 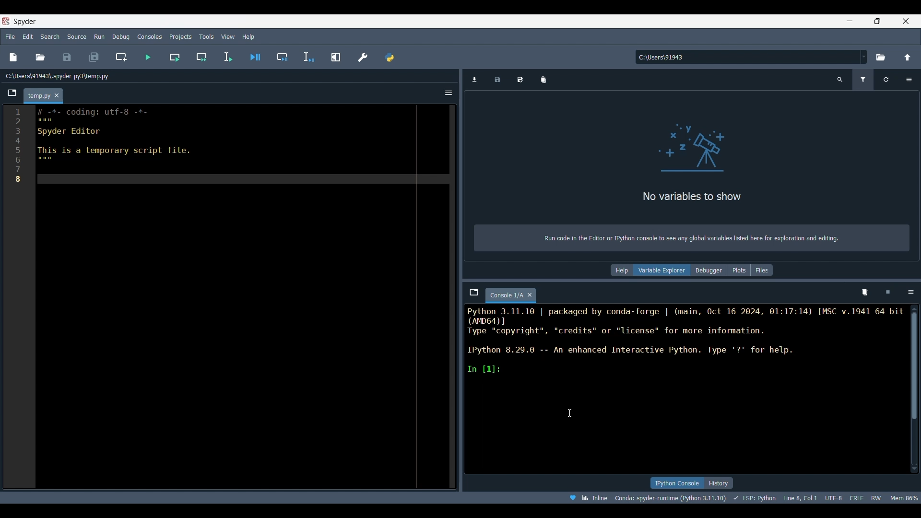 I want to click on Run menu, so click(x=99, y=35).